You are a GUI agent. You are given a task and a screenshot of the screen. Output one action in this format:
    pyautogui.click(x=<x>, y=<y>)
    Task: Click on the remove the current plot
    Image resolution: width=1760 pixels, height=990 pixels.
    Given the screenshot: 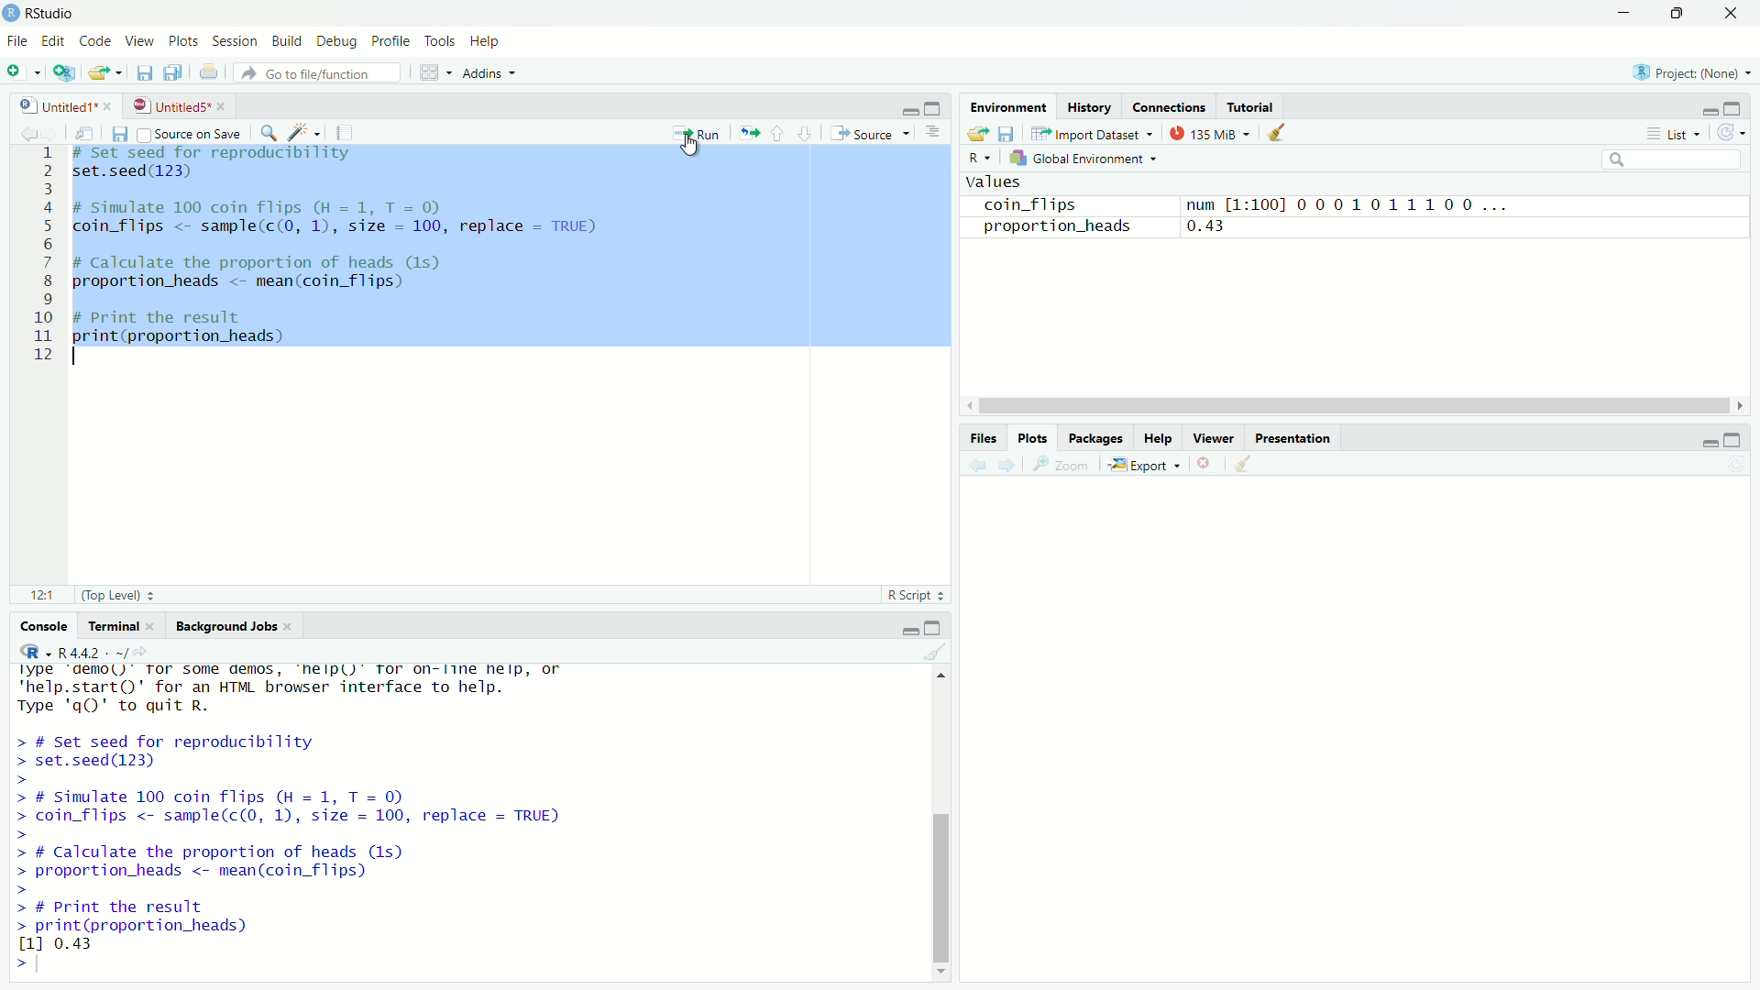 What is the action you would take?
    pyautogui.click(x=1205, y=463)
    